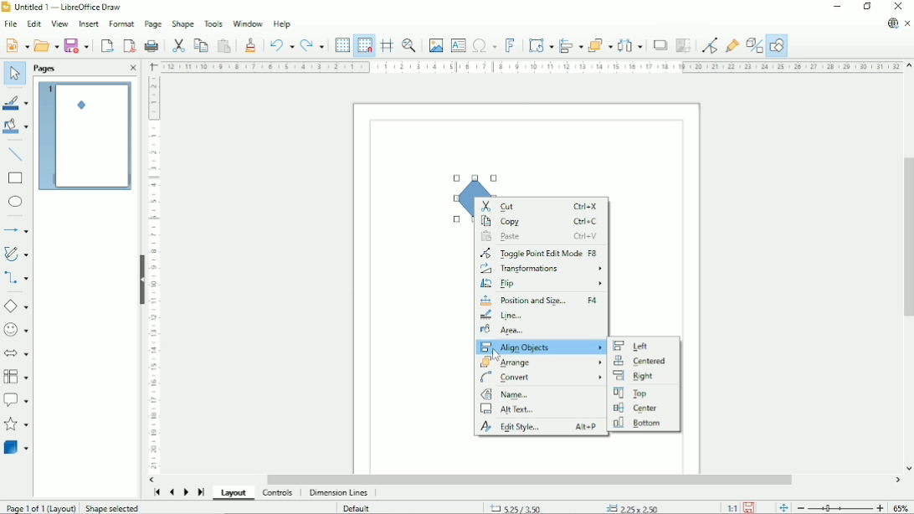 The image size is (914, 514). I want to click on Horizontal scrollbar, so click(527, 480).